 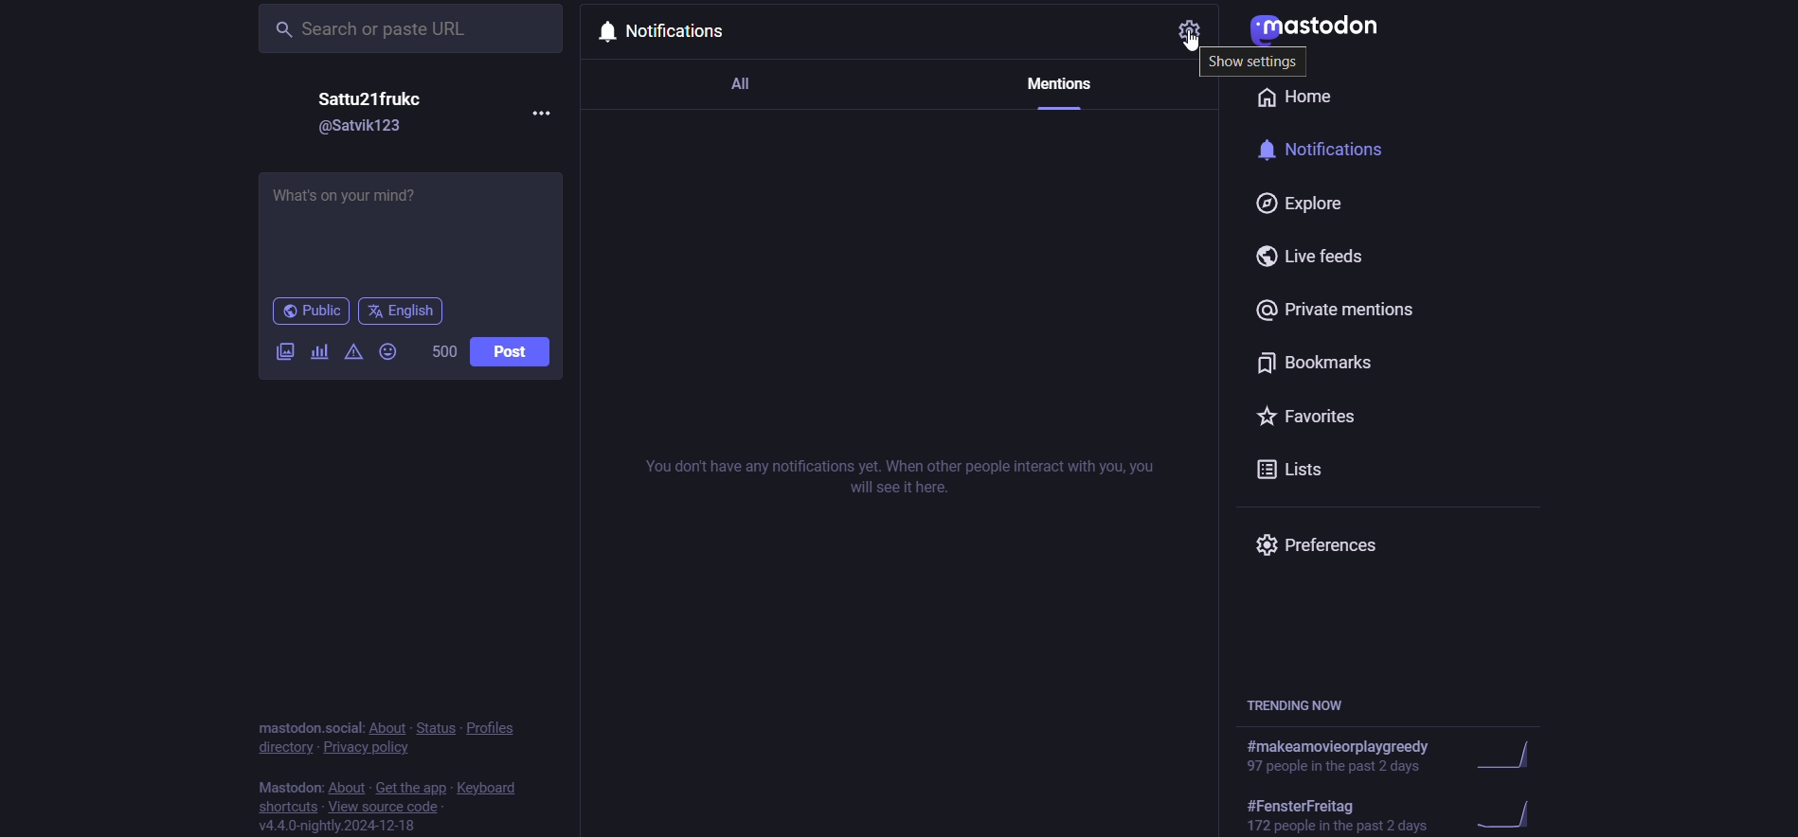 What do you see at coordinates (658, 33) in the screenshot?
I see `Notifications` at bounding box center [658, 33].